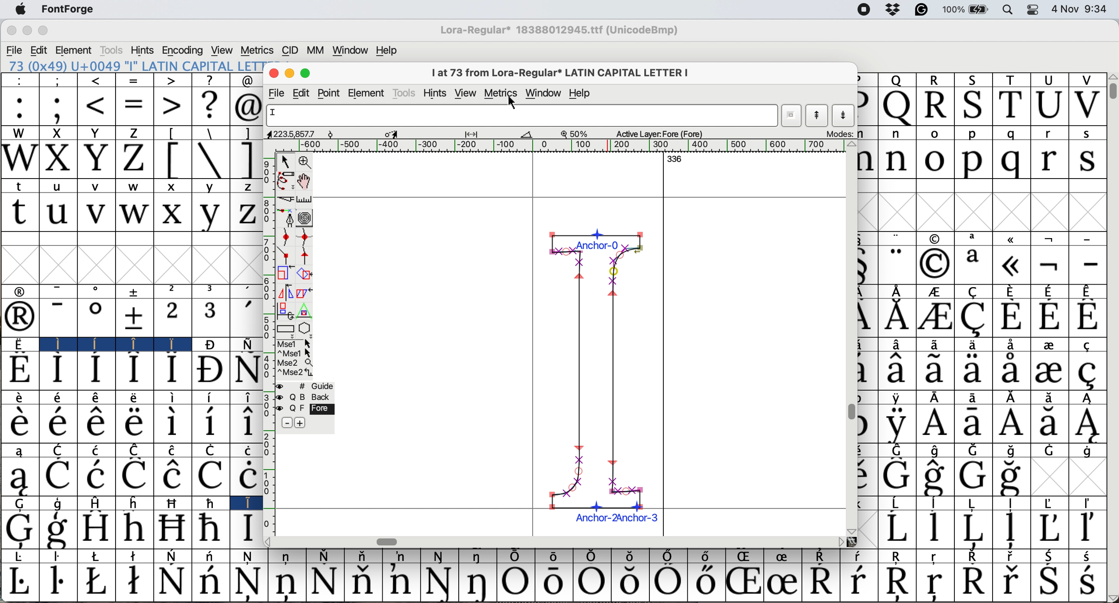  Describe the element at coordinates (898, 450) in the screenshot. I see `Symbol` at that location.